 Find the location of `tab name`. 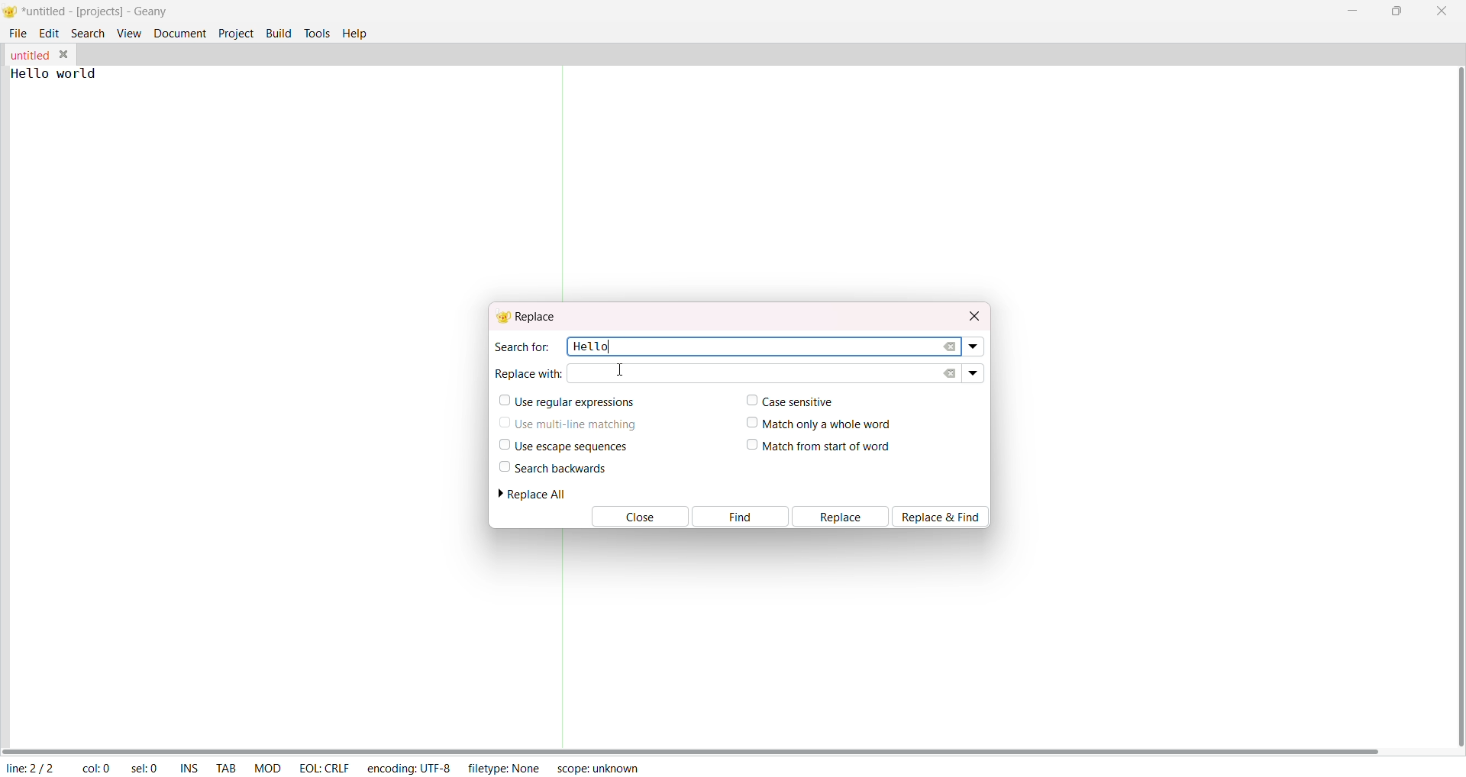

tab name is located at coordinates (29, 55).